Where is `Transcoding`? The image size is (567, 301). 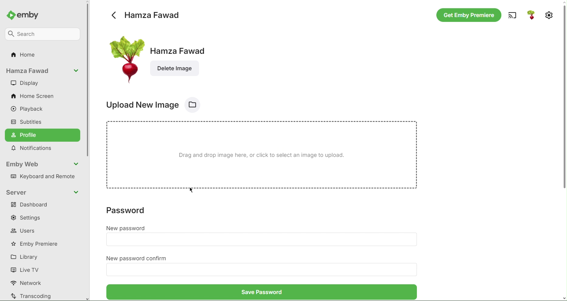
Transcoding is located at coordinates (31, 296).